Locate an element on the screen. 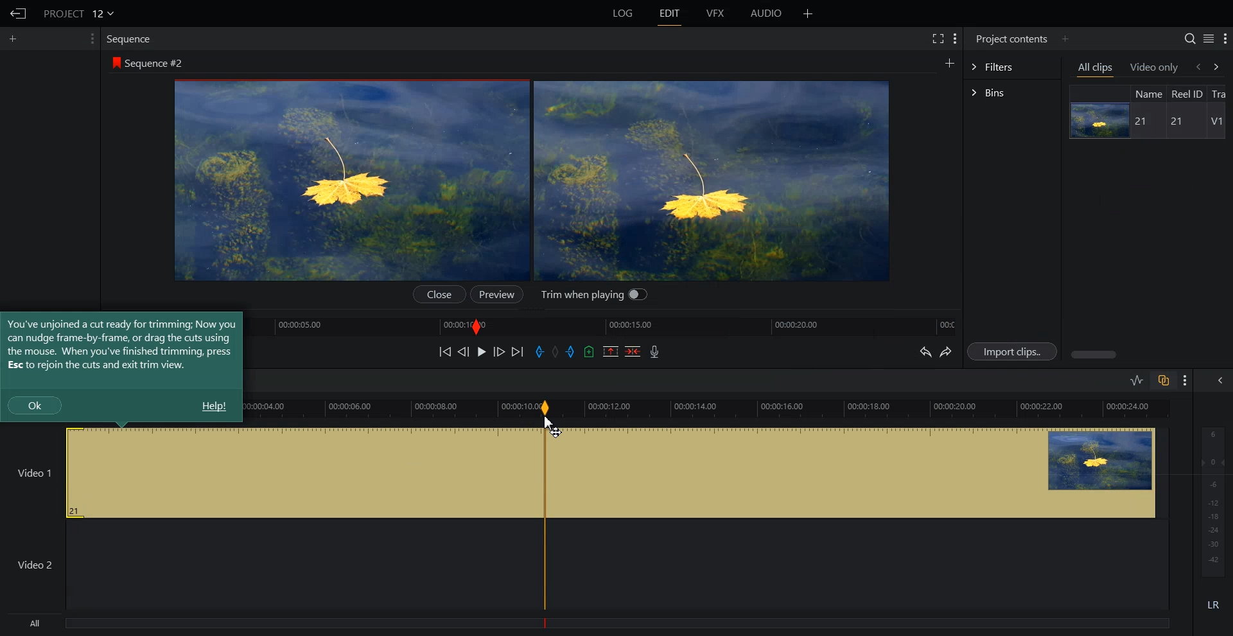 This screenshot has width=1233, height=636. Move Backward is located at coordinates (444, 351).